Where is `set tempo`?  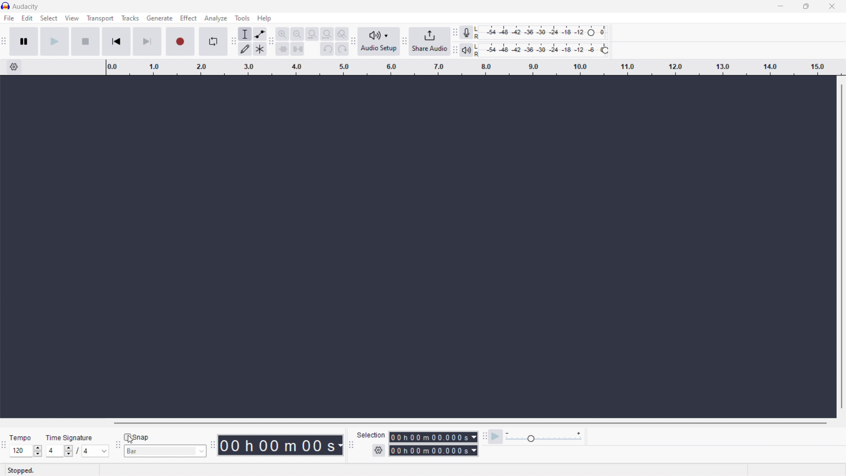 set tempo is located at coordinates (26, 451).